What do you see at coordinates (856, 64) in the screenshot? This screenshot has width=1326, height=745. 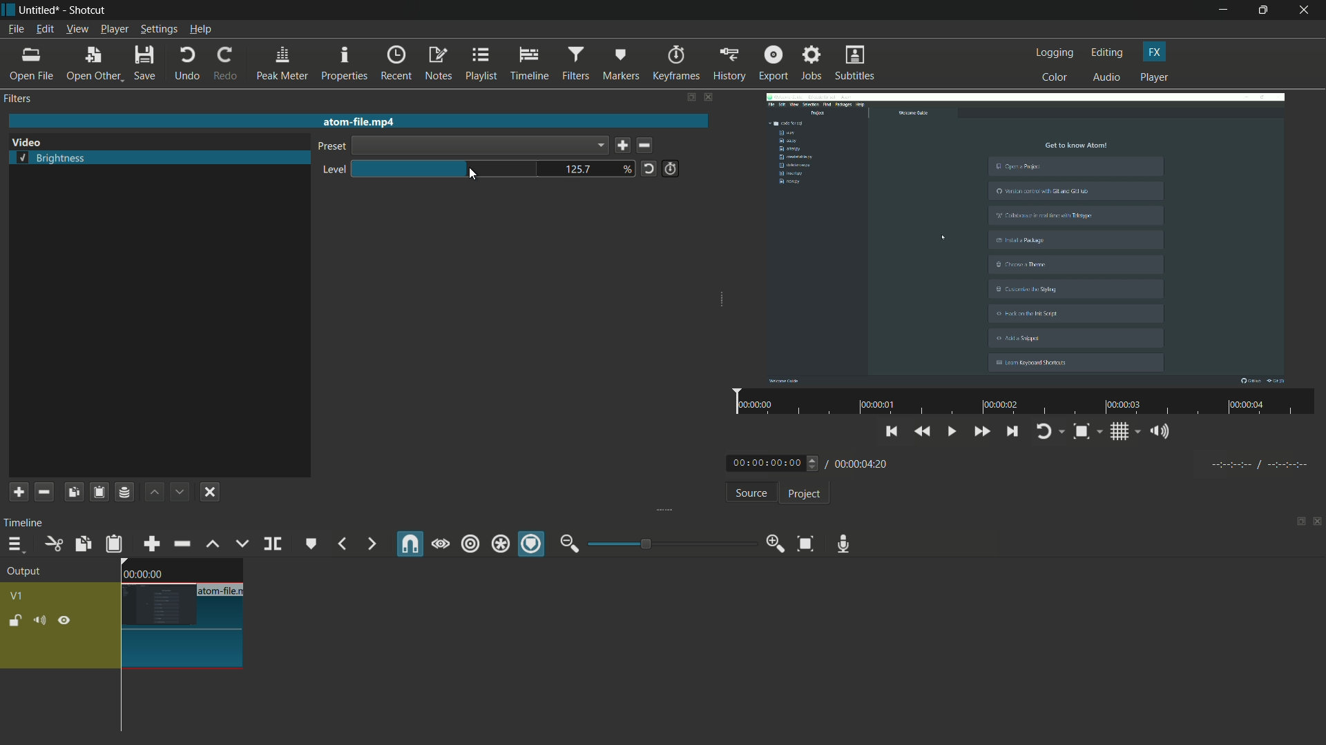 I see `subtitles` at bounding box center [856, 64].